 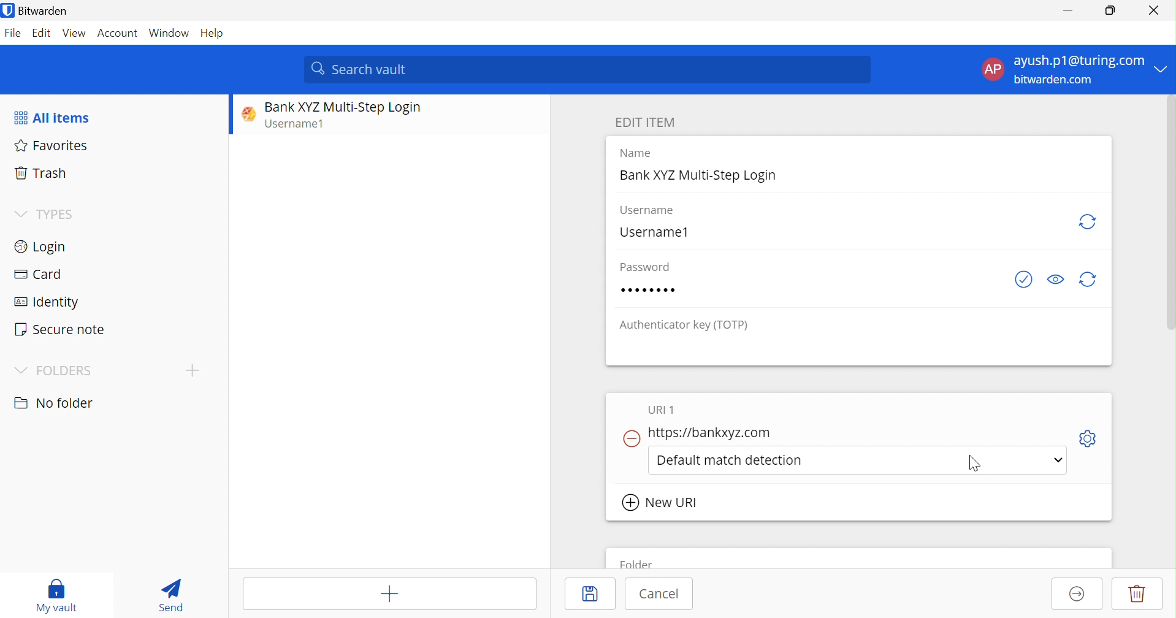 What do you see at coordinates (653, 233) in the screenshot?
I see `Username1` at bounding box center [653, 233].